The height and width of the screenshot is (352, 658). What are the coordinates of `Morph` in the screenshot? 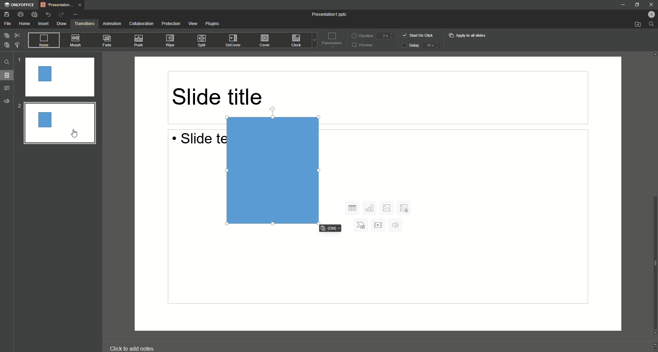 It's located at (78, 41).